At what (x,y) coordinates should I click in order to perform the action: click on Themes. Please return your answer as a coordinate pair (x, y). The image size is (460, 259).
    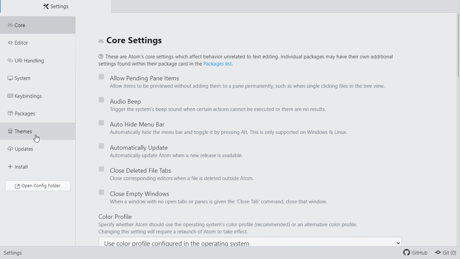
    Looking at the image, I should click on (38, 129).